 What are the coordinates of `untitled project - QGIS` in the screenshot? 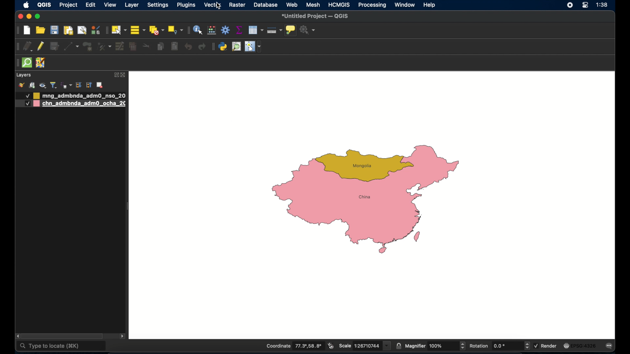 It's located at (316, 17).